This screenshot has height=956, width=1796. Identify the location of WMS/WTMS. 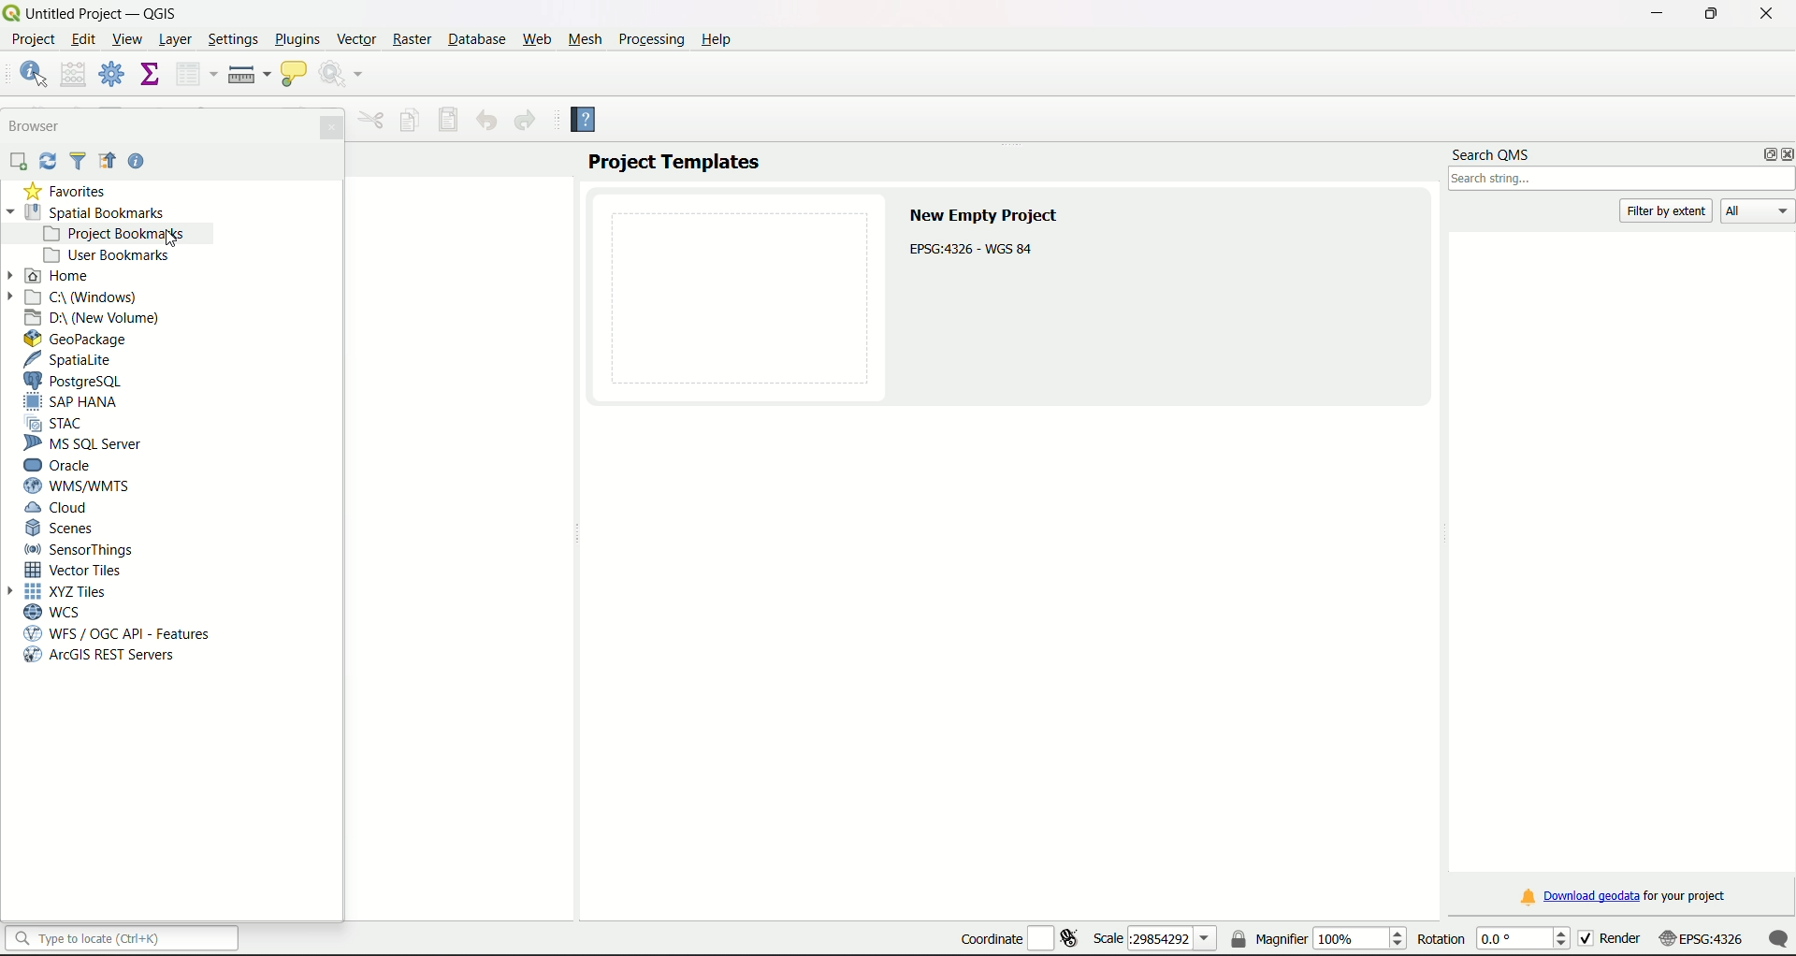
(83, 487).